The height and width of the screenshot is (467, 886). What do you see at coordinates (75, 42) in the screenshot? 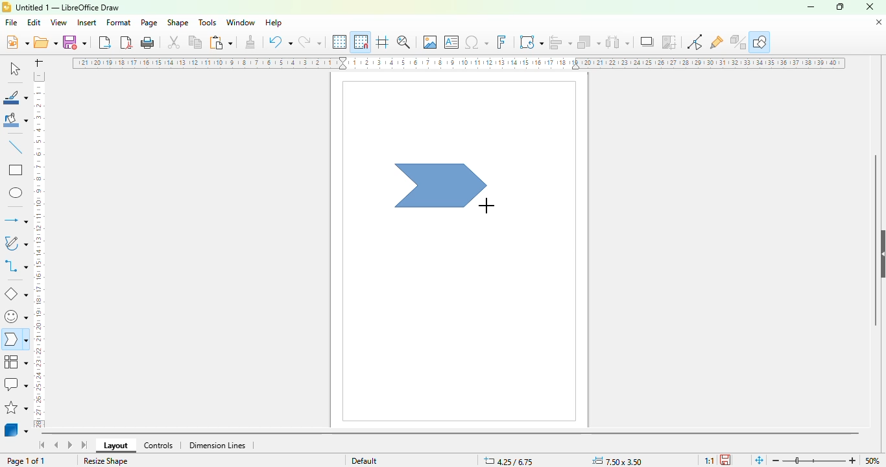
I see `save` at bounding box center [75, 42].